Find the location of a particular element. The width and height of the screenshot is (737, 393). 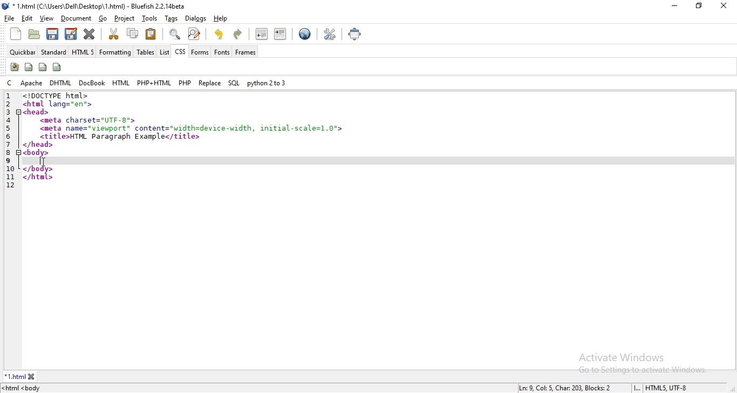

div is located at coordinates (43, 67).